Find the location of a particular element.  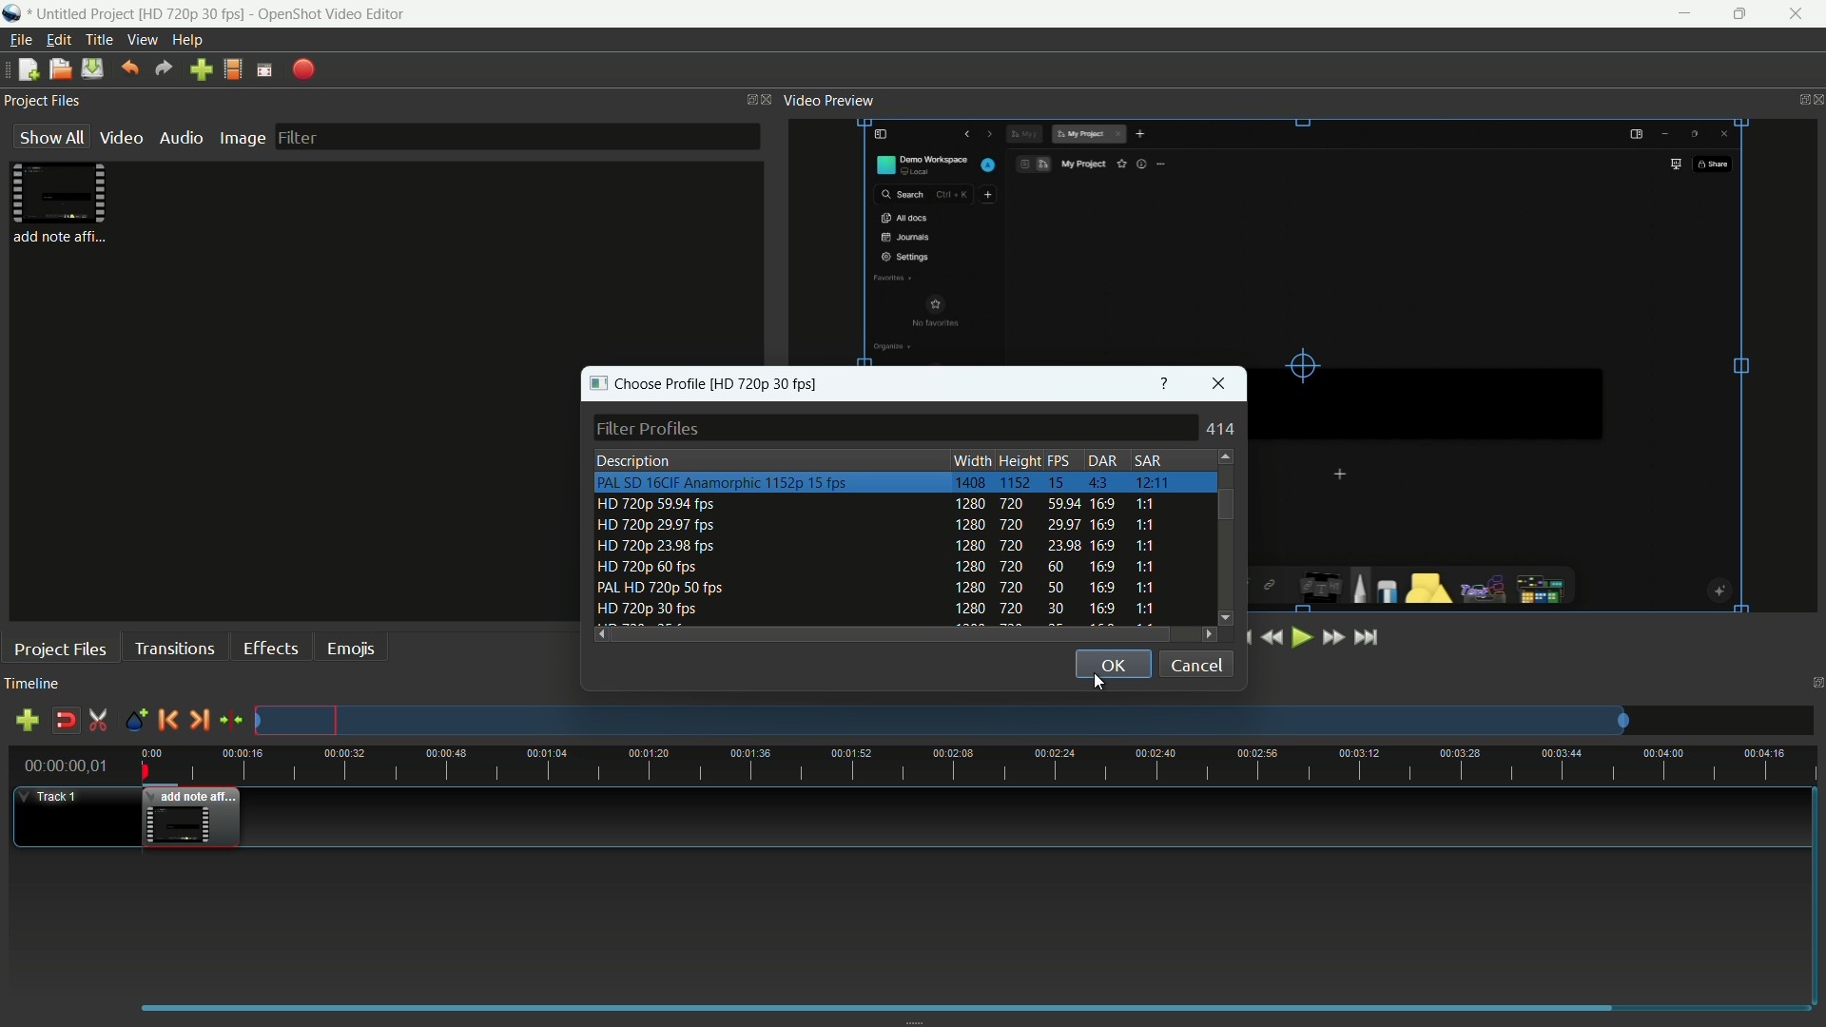

next marker is located at coordinates (200, 720).